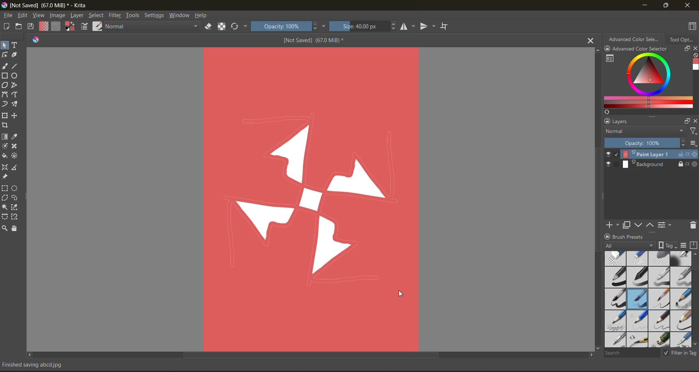 This screenshot has width=699, height=372. I want to click on lock/unlock docker, so click(608, 236).